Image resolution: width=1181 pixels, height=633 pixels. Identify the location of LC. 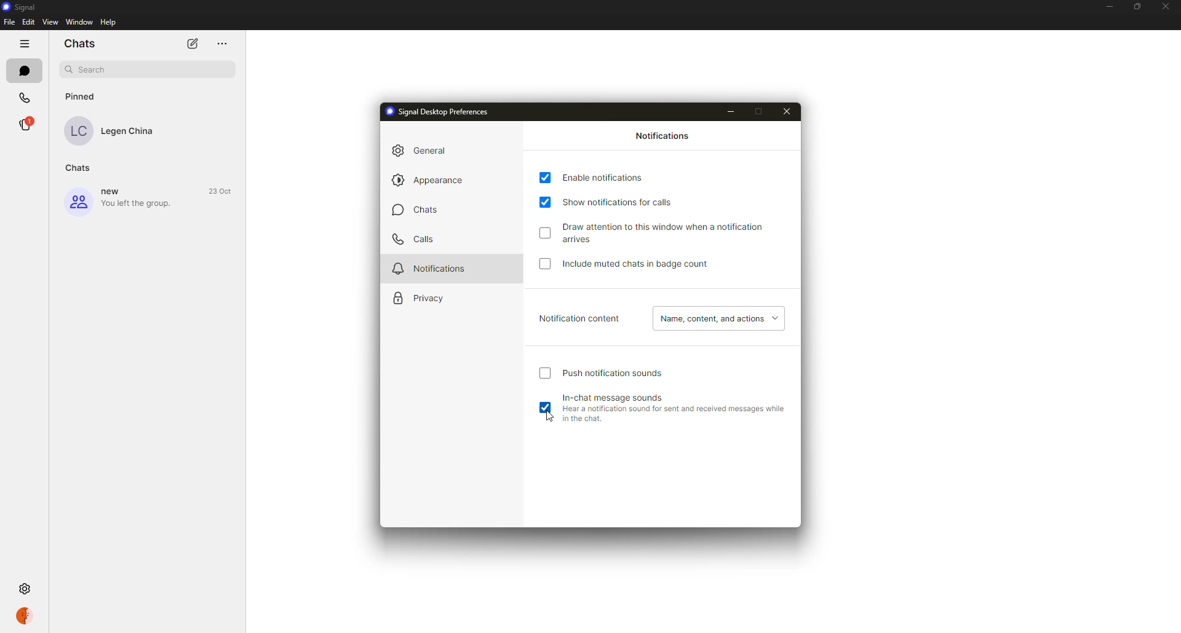
(78, 131).